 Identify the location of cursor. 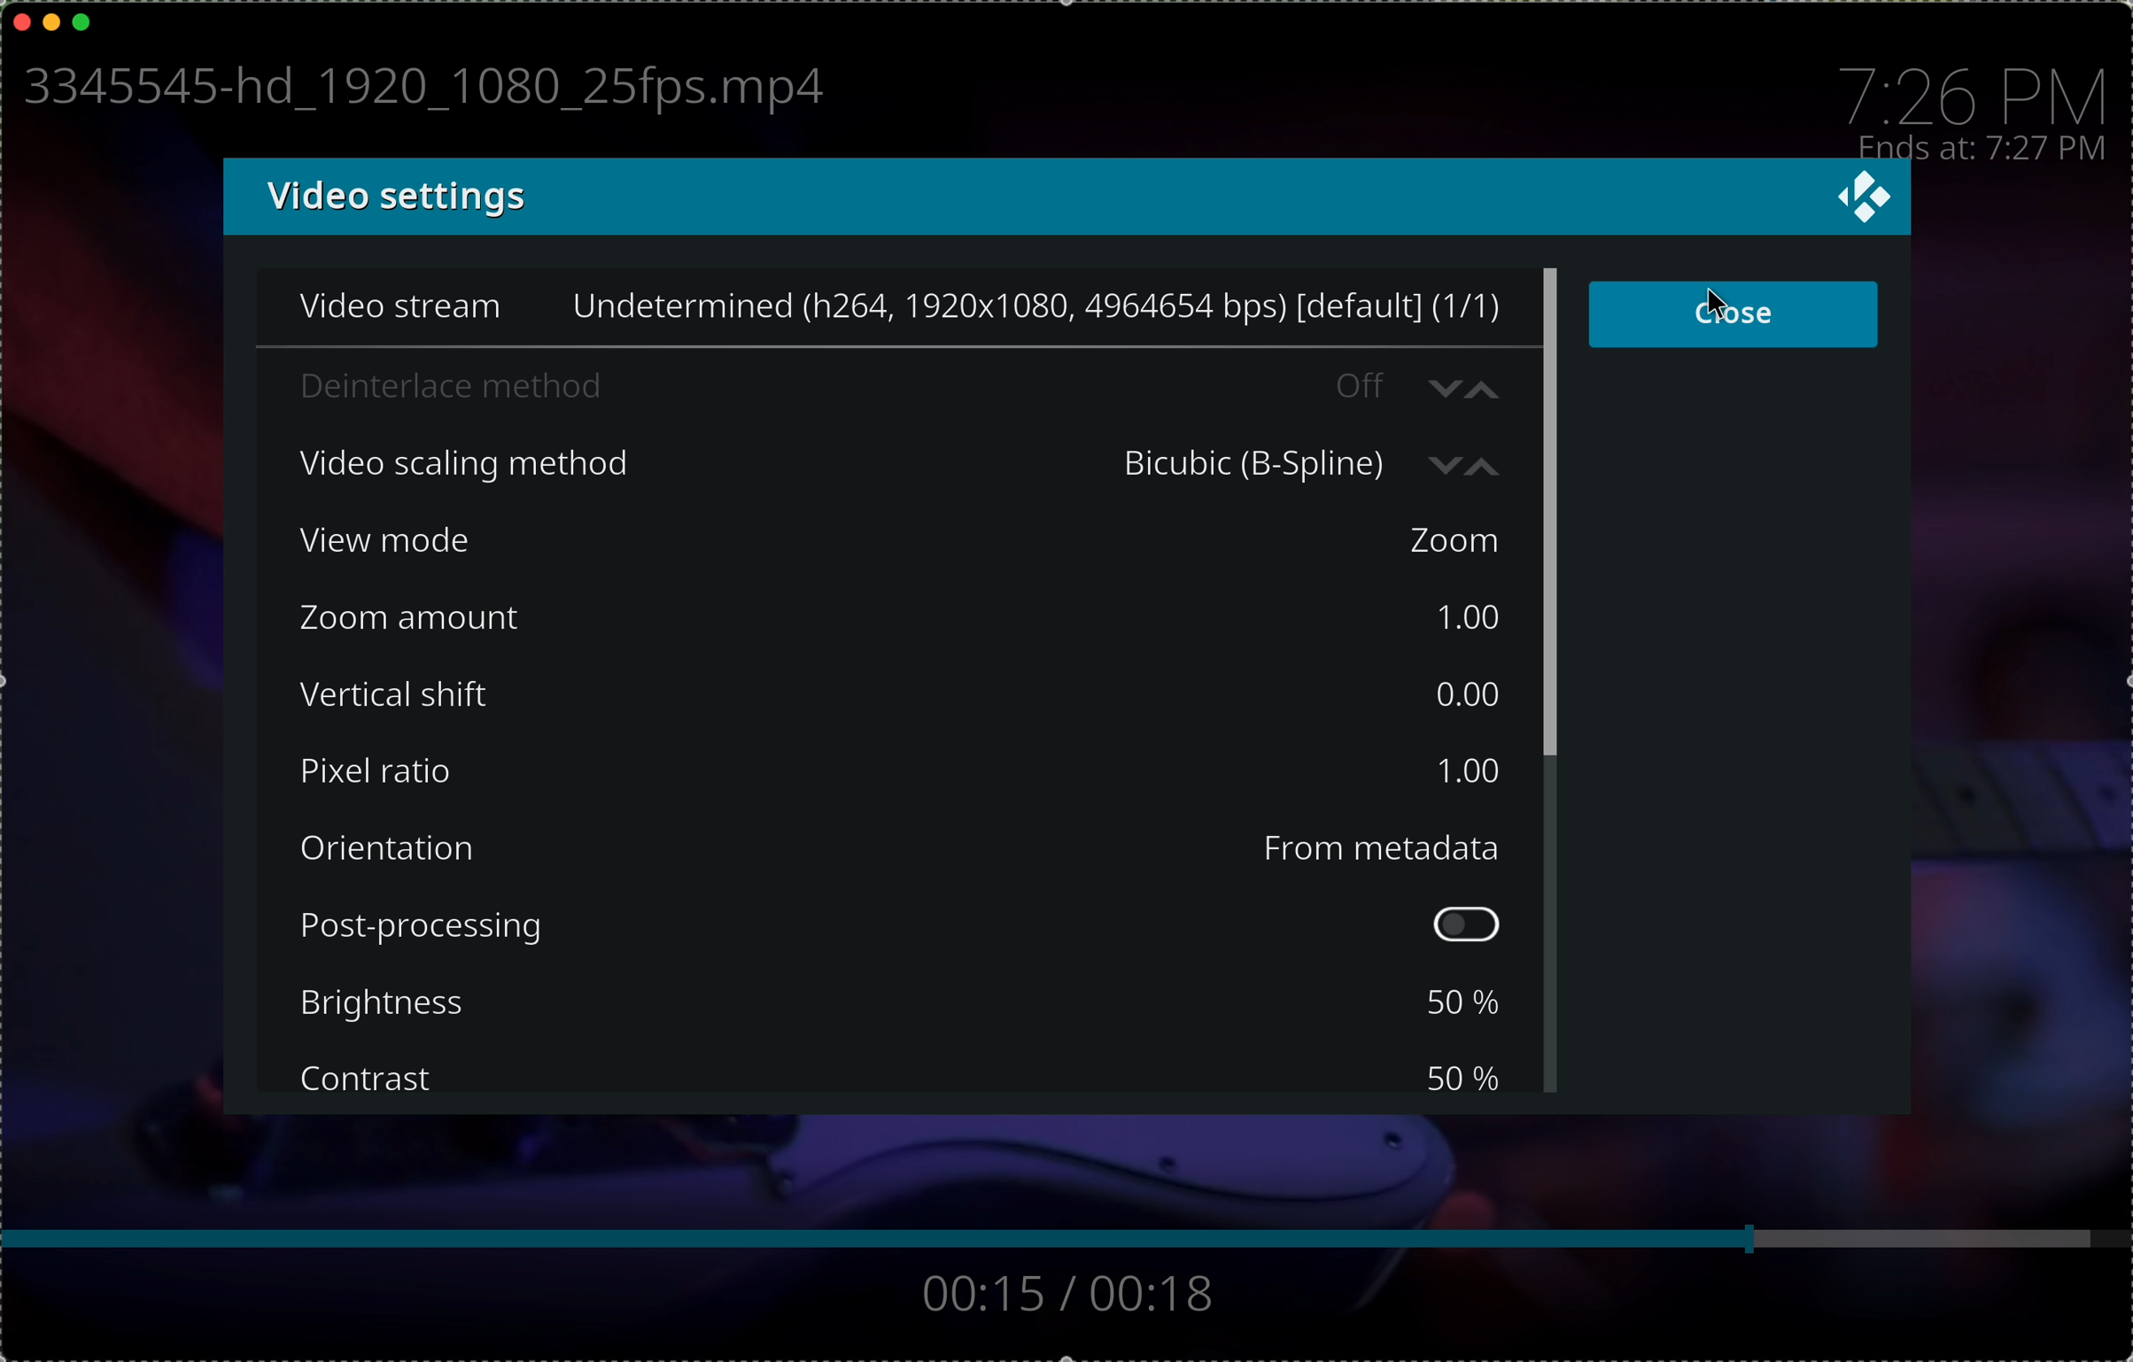
(1710, 306).